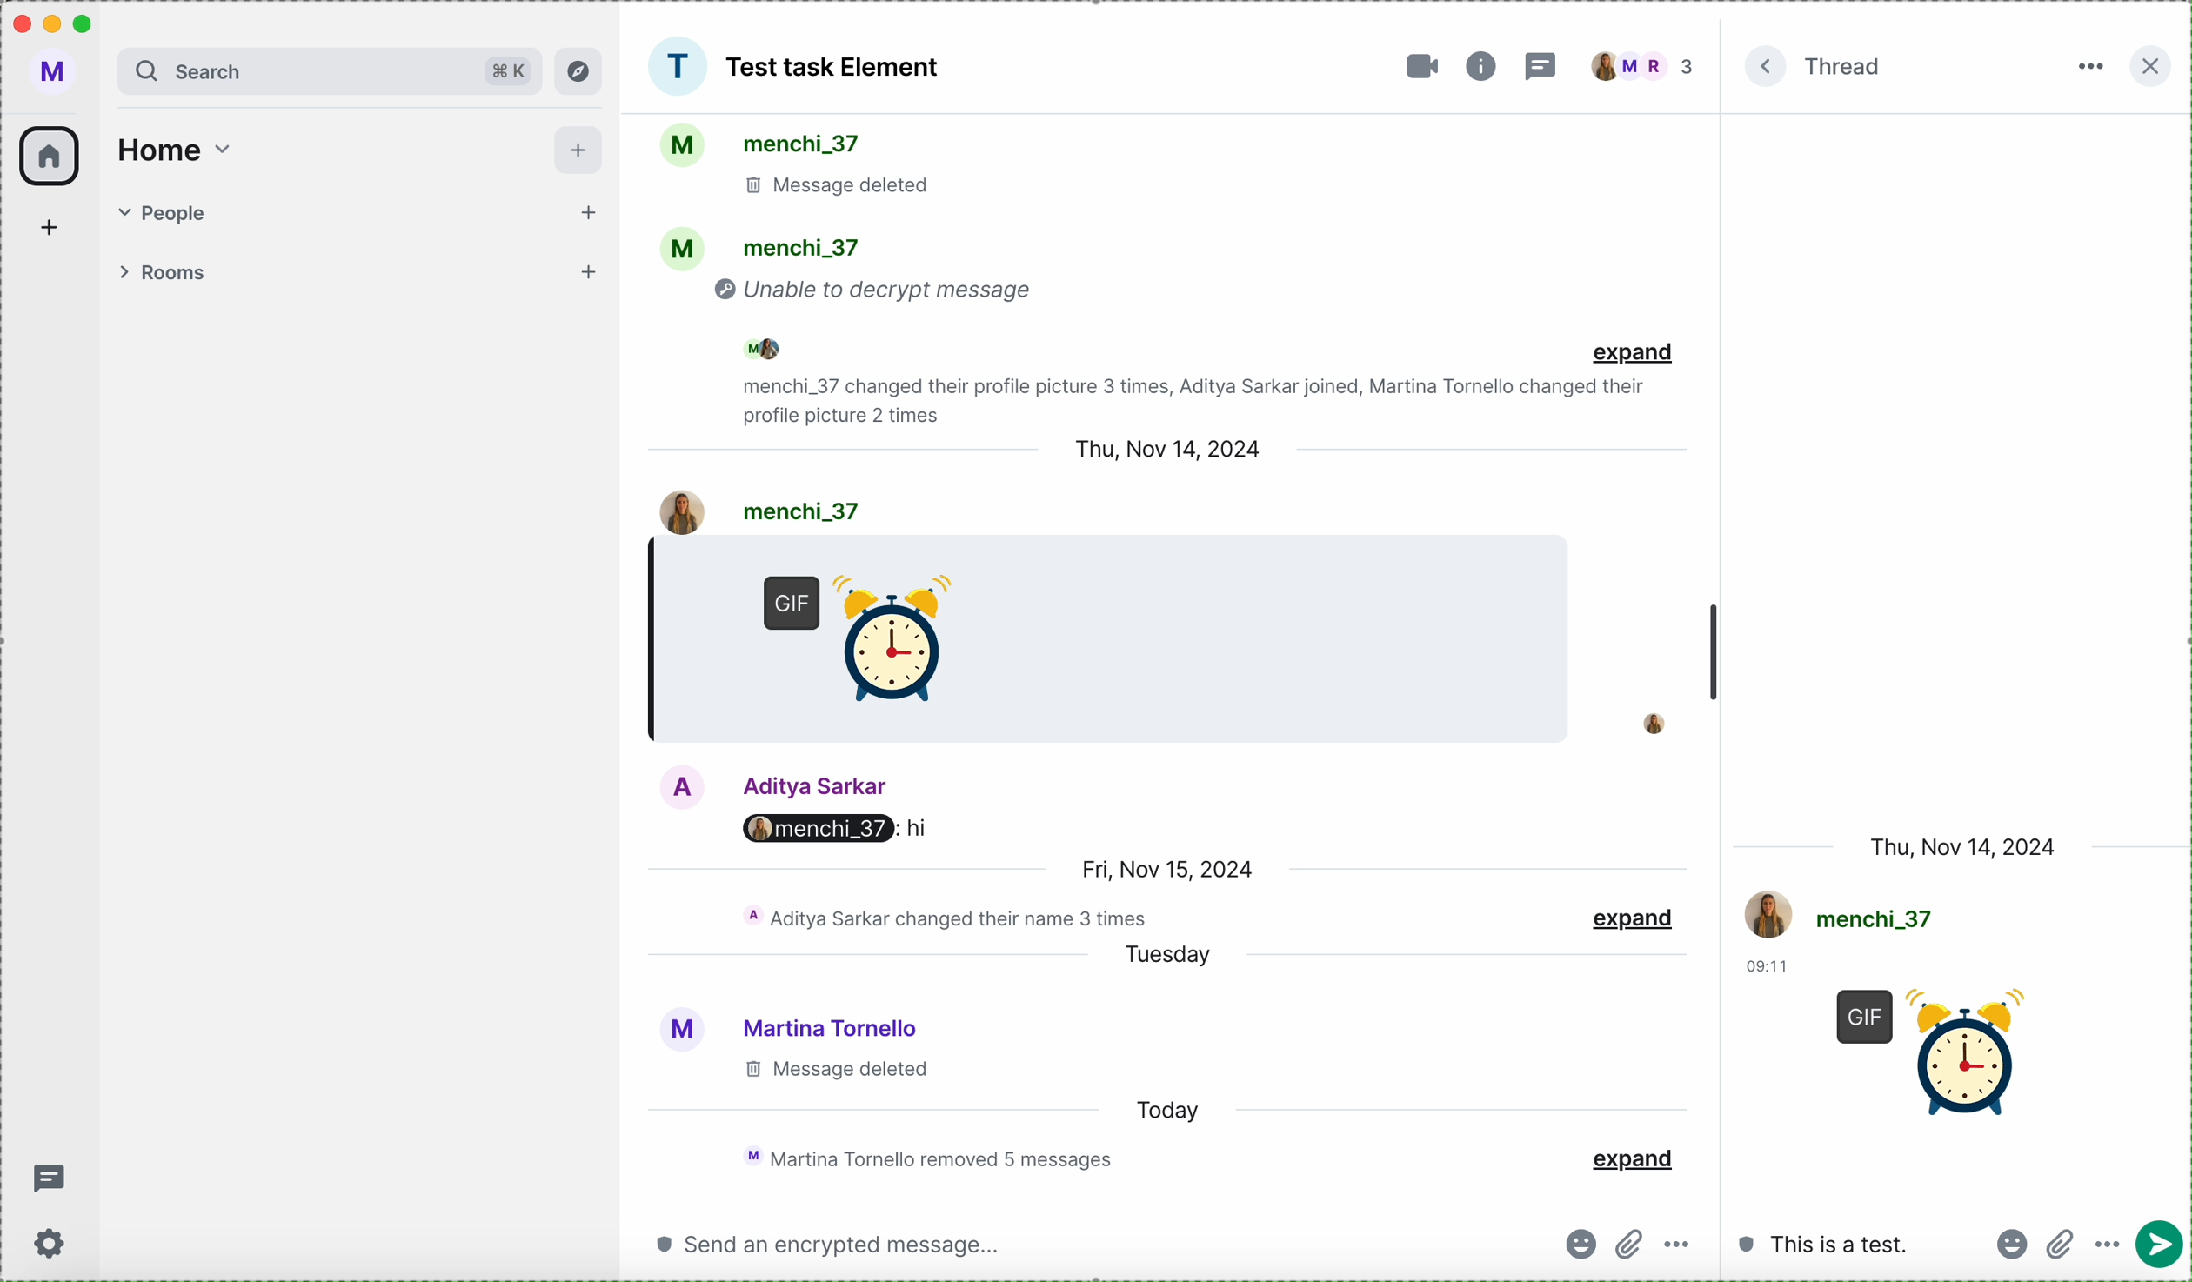 The image size is (2192, 1282). Describe the element at coordinates (1933, 1050) in the screenshot. I see `GIF` at that location.